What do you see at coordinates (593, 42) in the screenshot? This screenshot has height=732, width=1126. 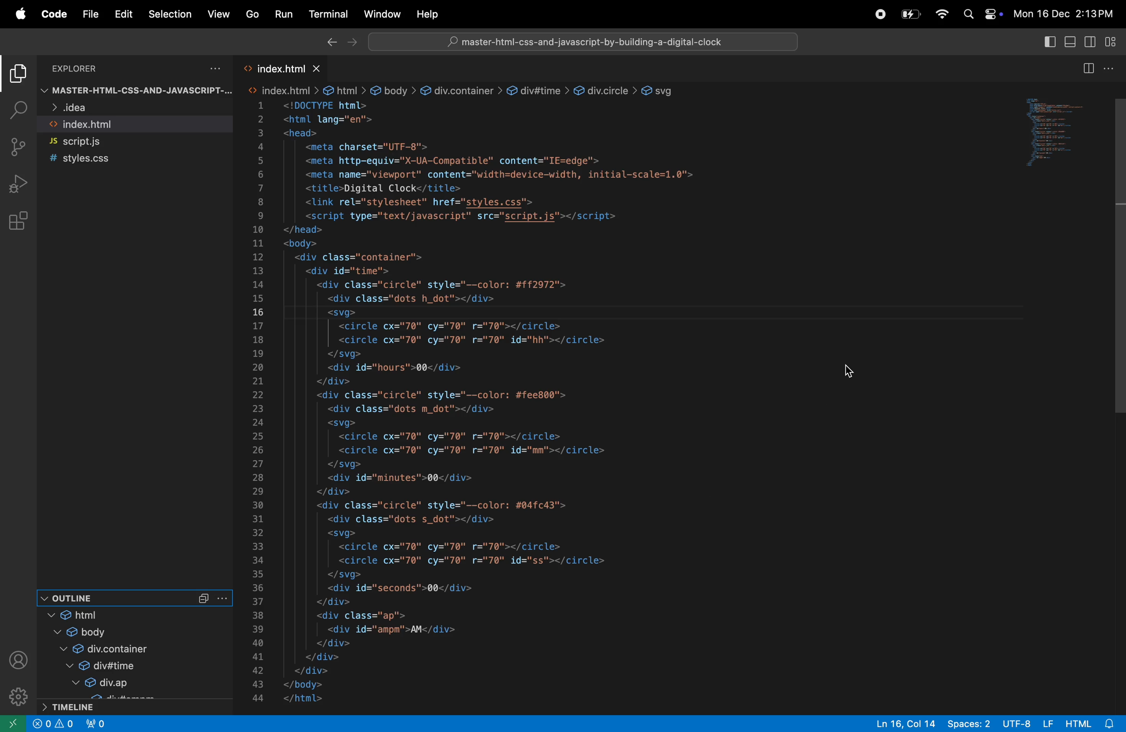 I see `master-html-css-and-javascript-by-building-a-digital-clock` at bounding box center [593, 42].